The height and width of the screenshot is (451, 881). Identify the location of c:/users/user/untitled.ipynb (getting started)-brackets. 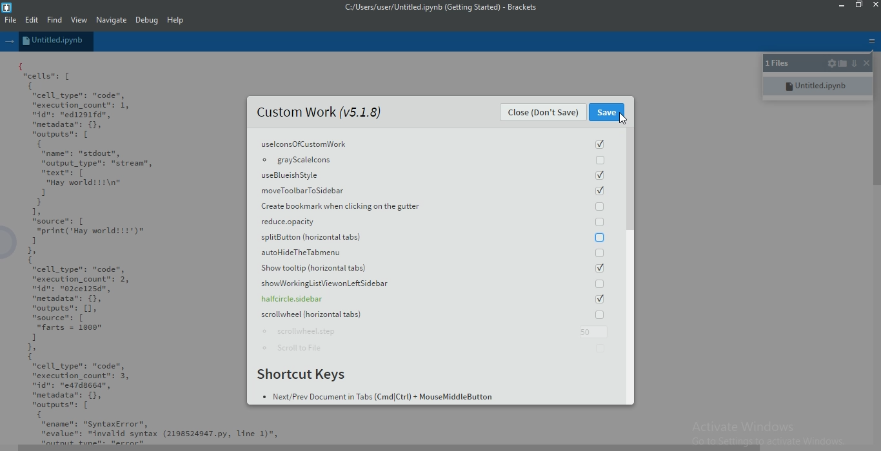
(439, 9).